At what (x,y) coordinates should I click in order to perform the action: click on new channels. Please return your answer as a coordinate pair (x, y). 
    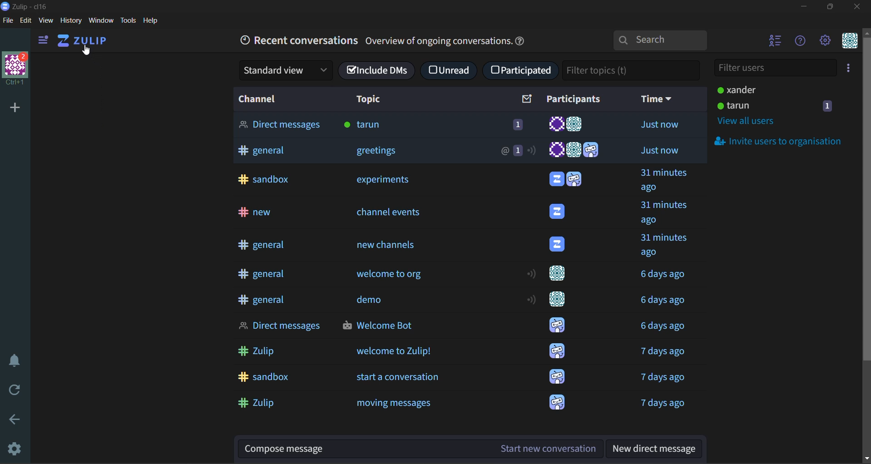
    Looking at the image, I should click on (388, 246).